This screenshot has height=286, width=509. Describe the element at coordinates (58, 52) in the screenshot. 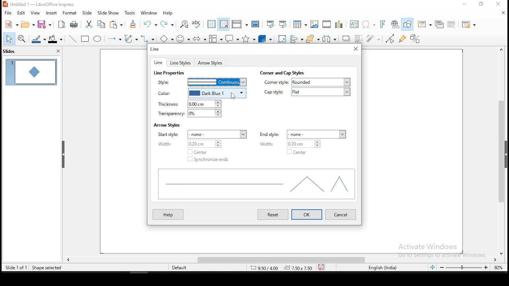

I see `close` at that location.